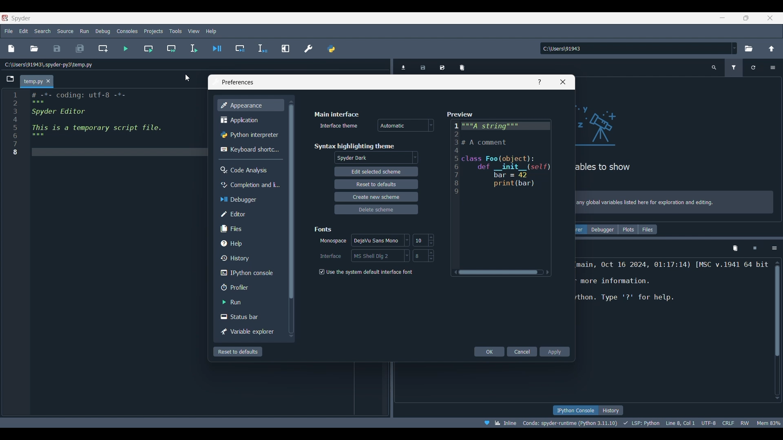 This screenshot has height=440, width=783. Describe the element at coordinates (241, 317) in the screenshot. I see `Status bar` at that location.